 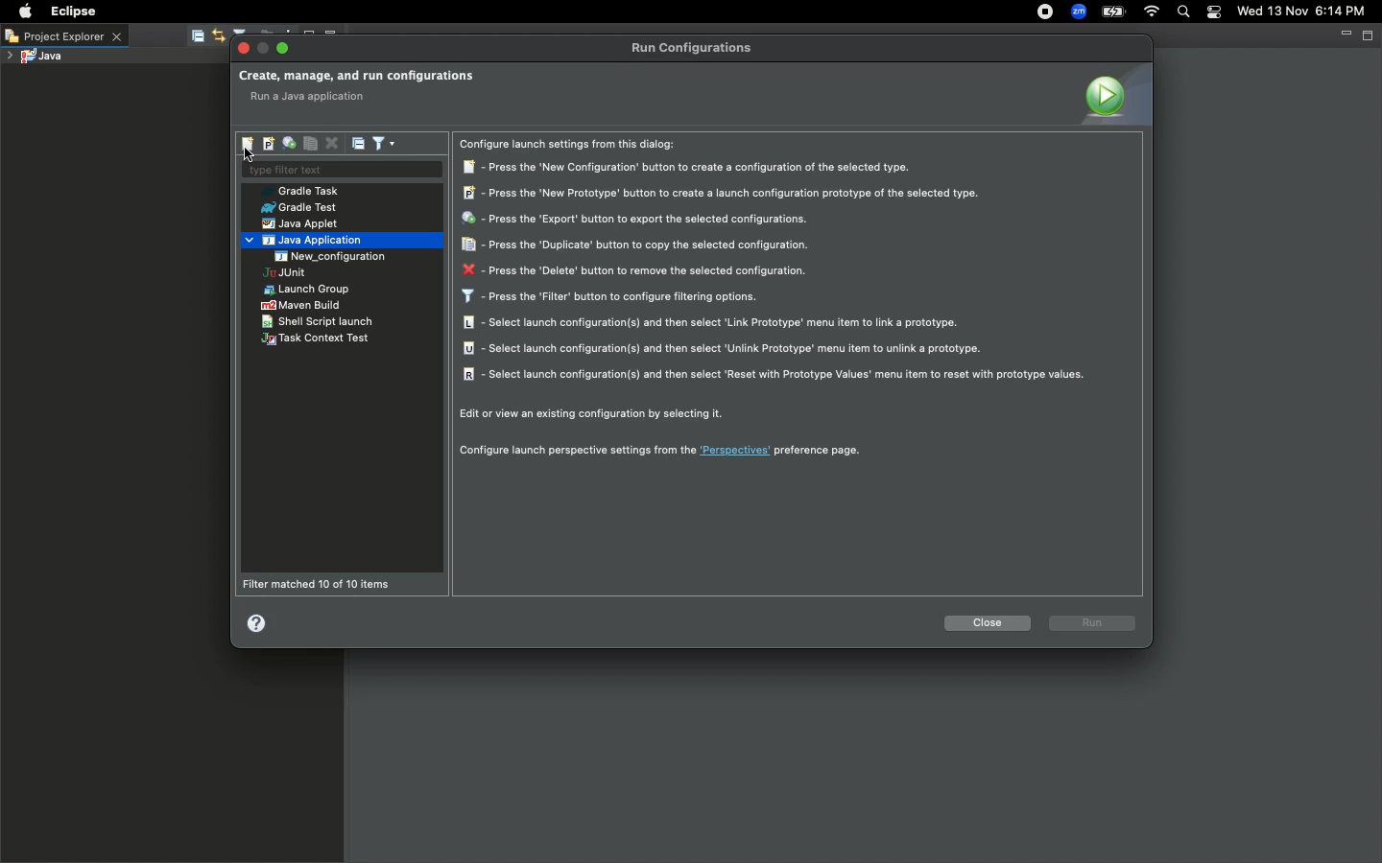 What do you see at coordinates (331, 145) in the screenshot?
I see `Delete selected launch configurations` at bounding box center [331, 145].